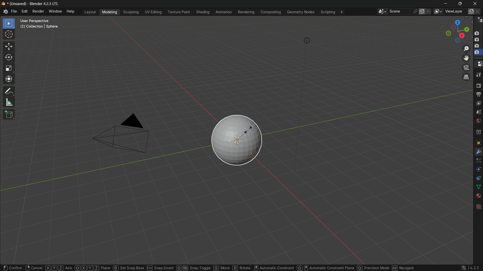 This screenshot has width=483, height=271. What do you see at coordinates (93, 266) in the screenshot?
I see `Axis XYZ Plane B` at bounding box center [93, 266].